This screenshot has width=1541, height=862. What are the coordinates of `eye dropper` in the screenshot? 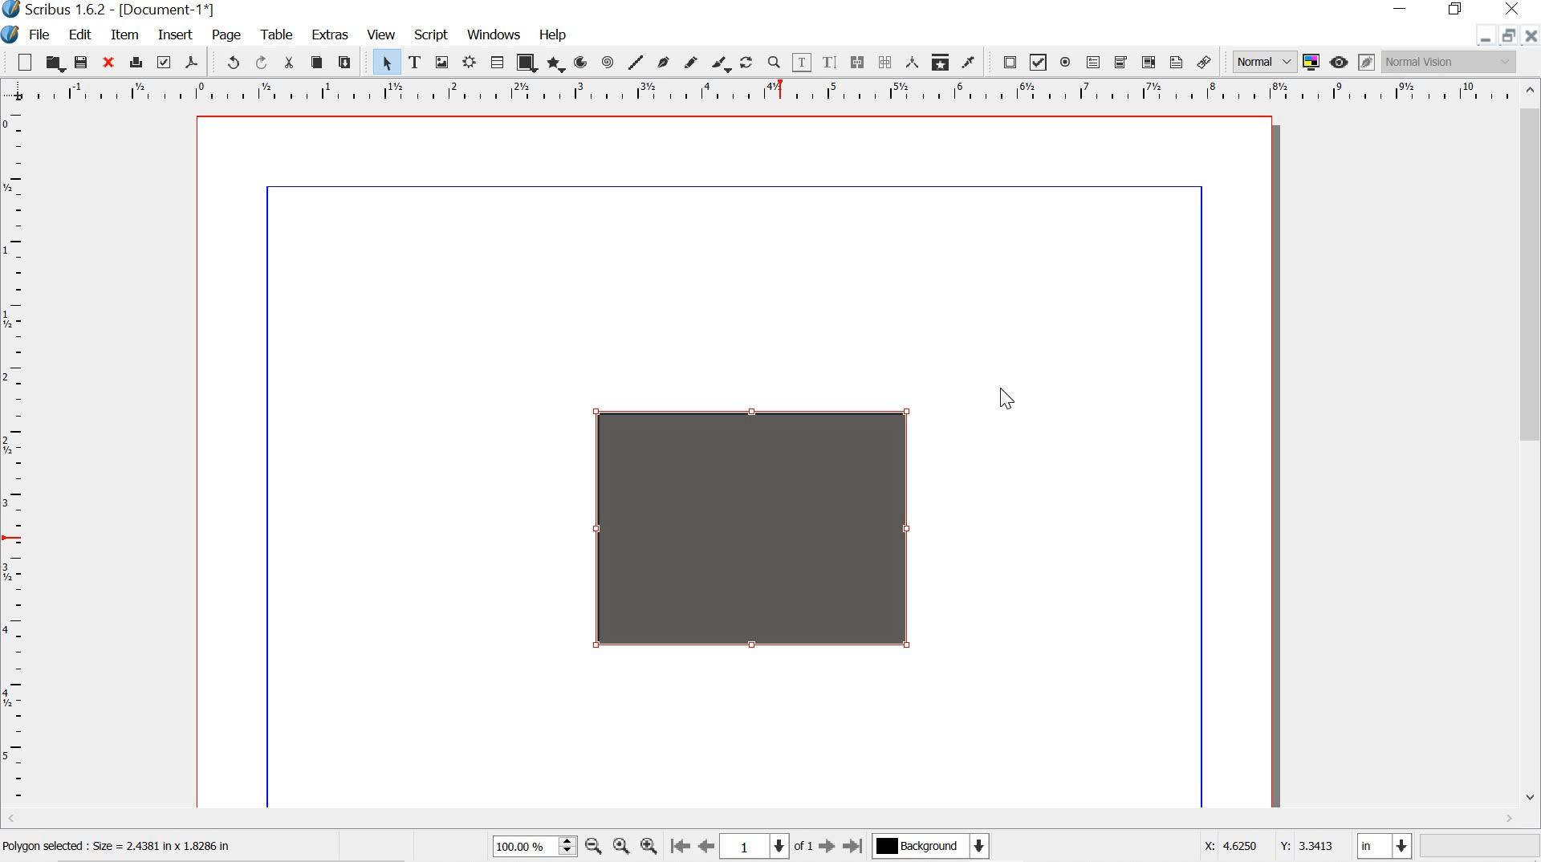 It's located at (969, 61).